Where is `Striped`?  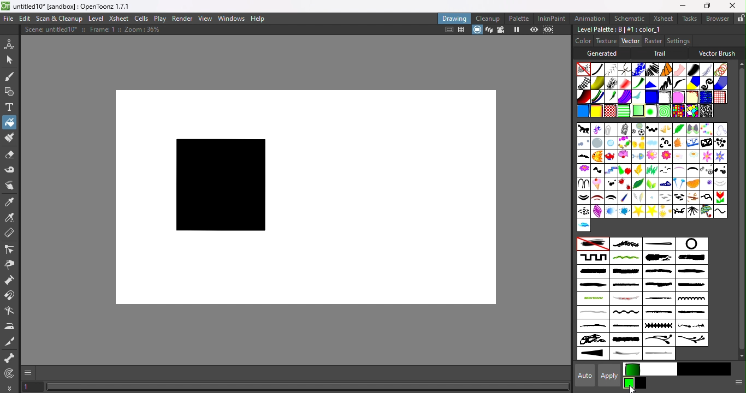
Striped is located at coordinates (693, 82).